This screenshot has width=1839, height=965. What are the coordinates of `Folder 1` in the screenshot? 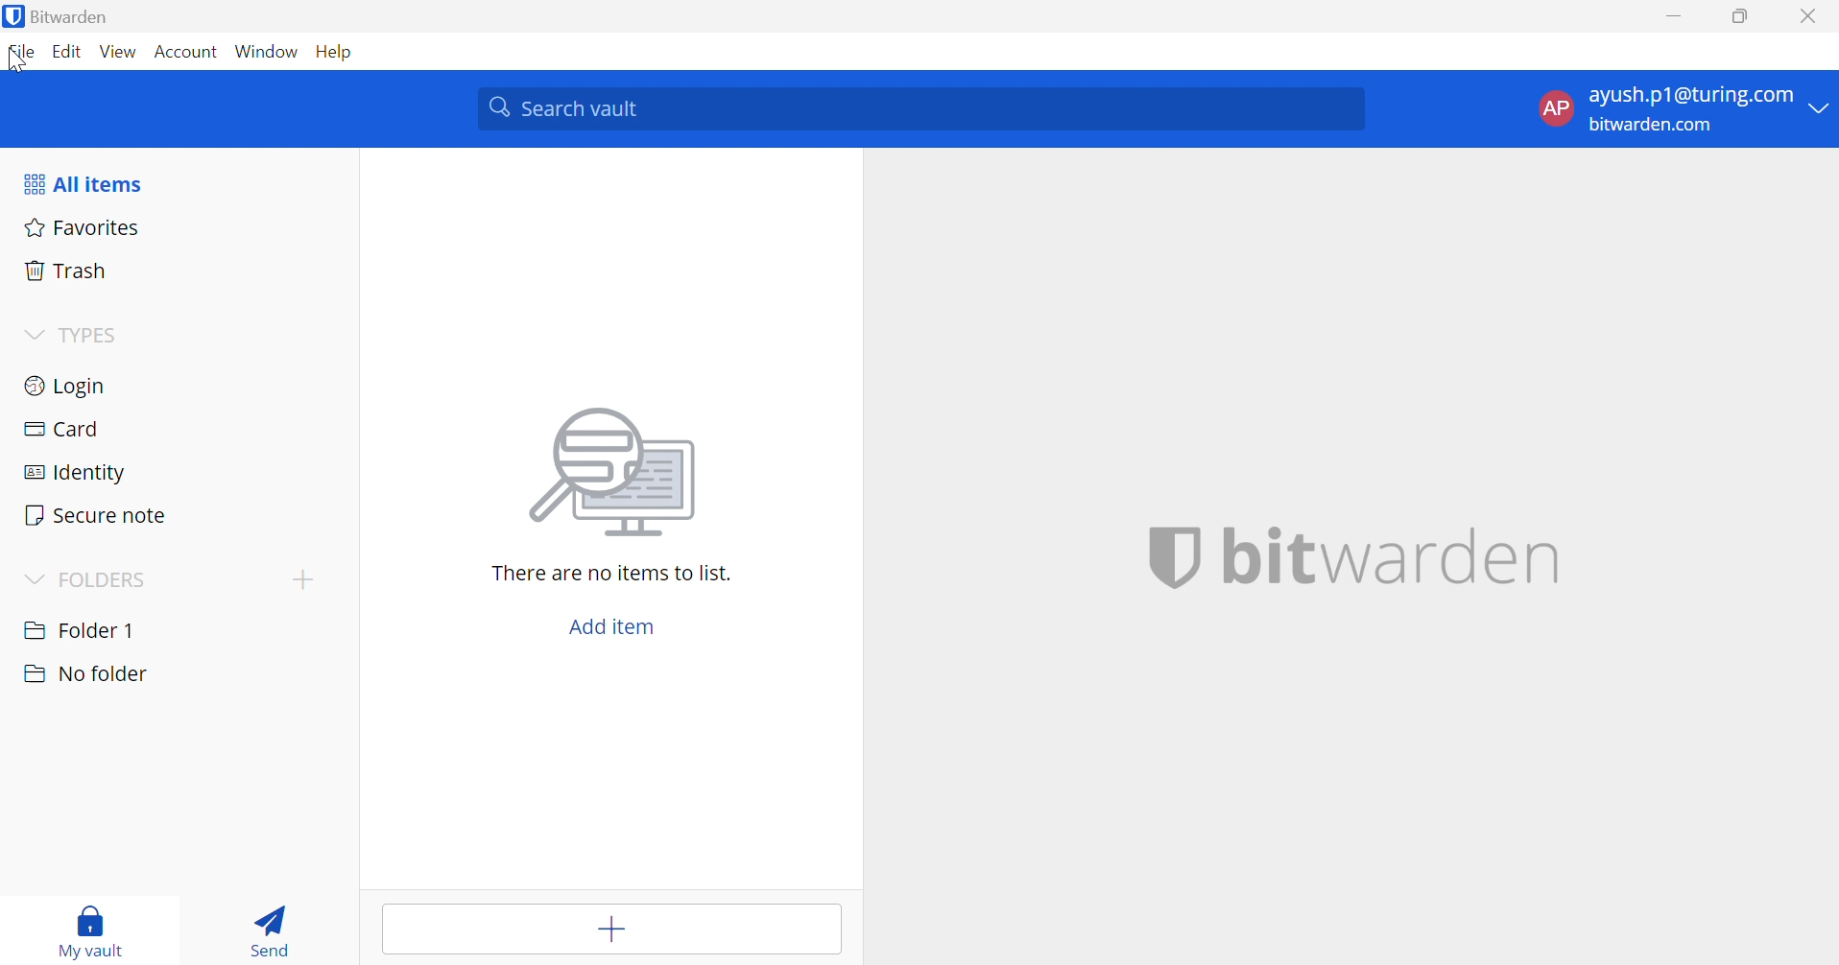 It's located at (79, 628).